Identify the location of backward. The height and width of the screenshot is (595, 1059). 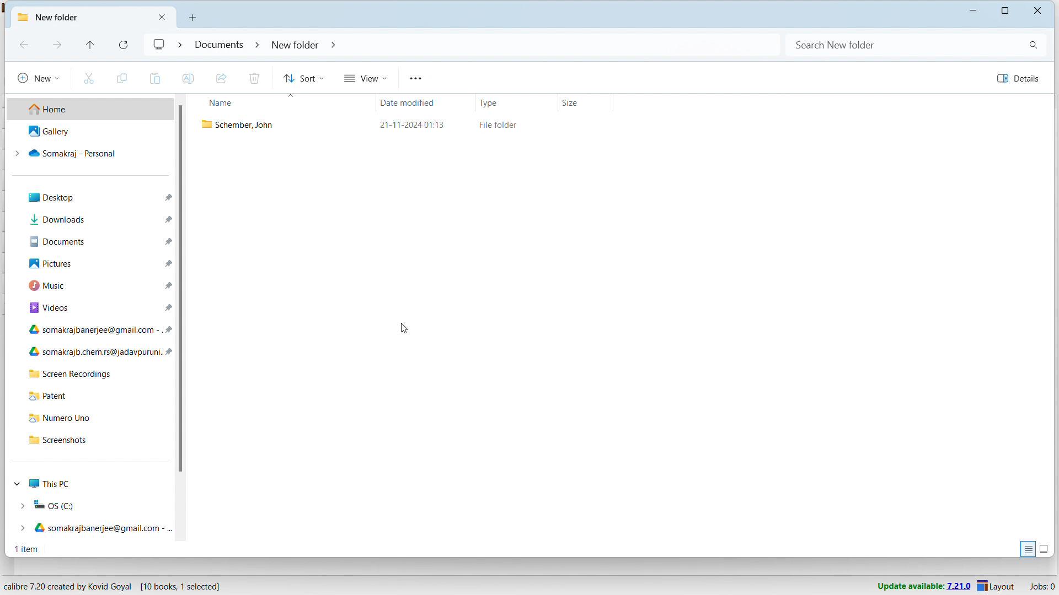
(23, 45).